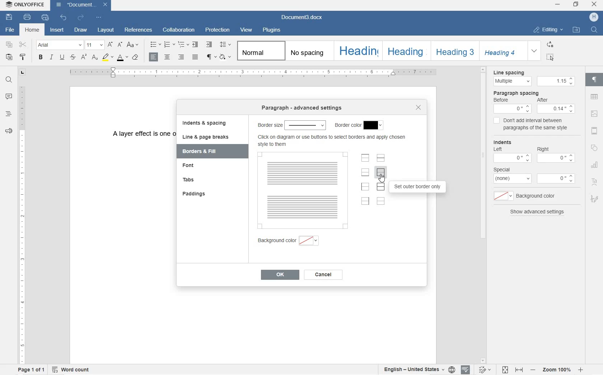 Image resolution: width=603 pixels, height=375 pixels. I want to click on NUMBERING, so click(169, 44).